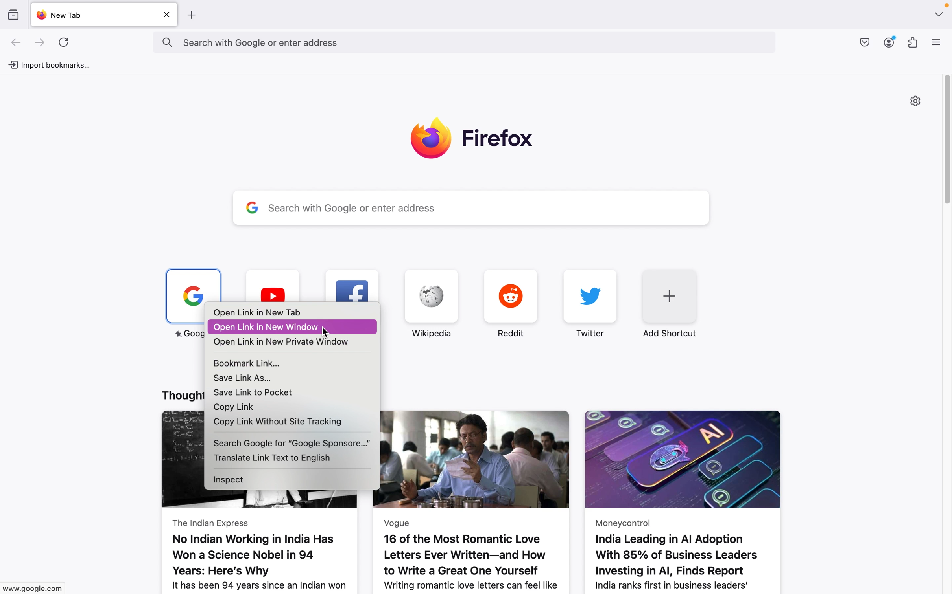  What do you see at coordinates (253, 393) in the screenshot?
I see `save link to pocket` at bounding box center [253, 393].